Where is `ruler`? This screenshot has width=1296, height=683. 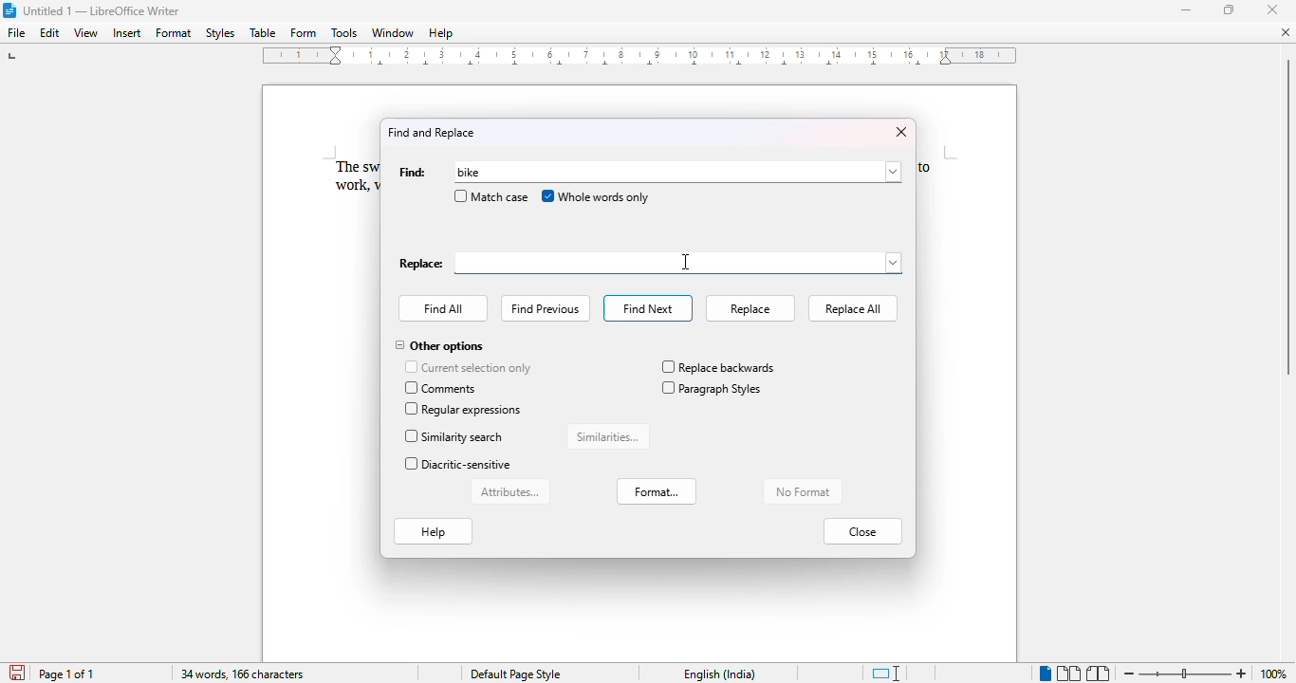
ruler is located at coordinates (640, 56).